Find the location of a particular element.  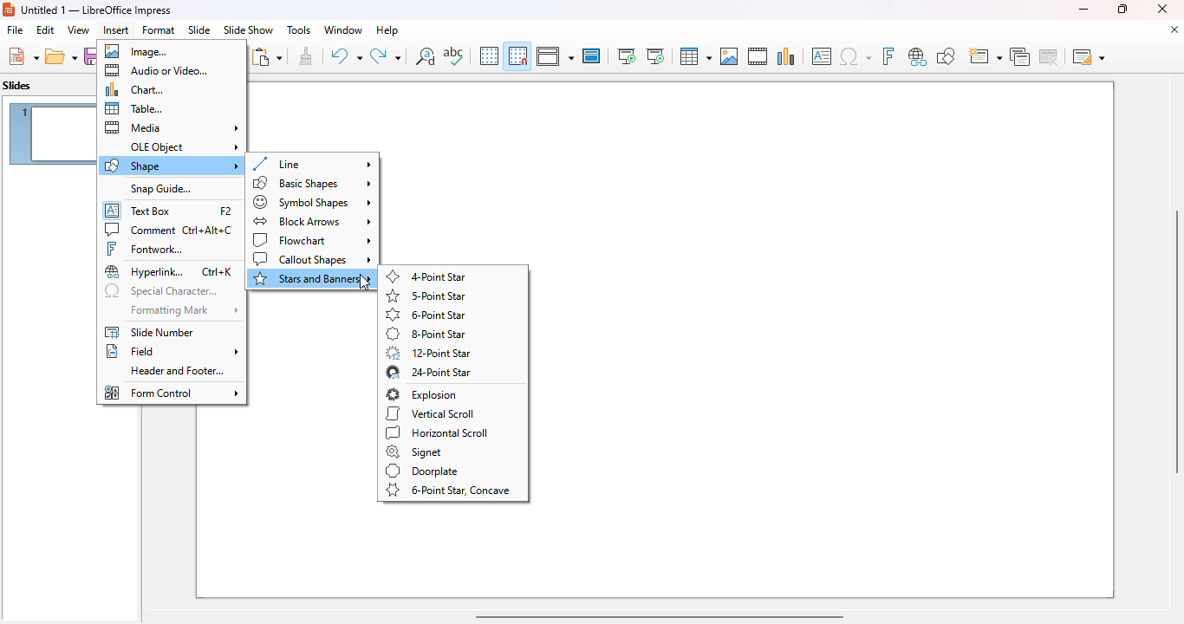

spelling is located at coordinates (453, 55).